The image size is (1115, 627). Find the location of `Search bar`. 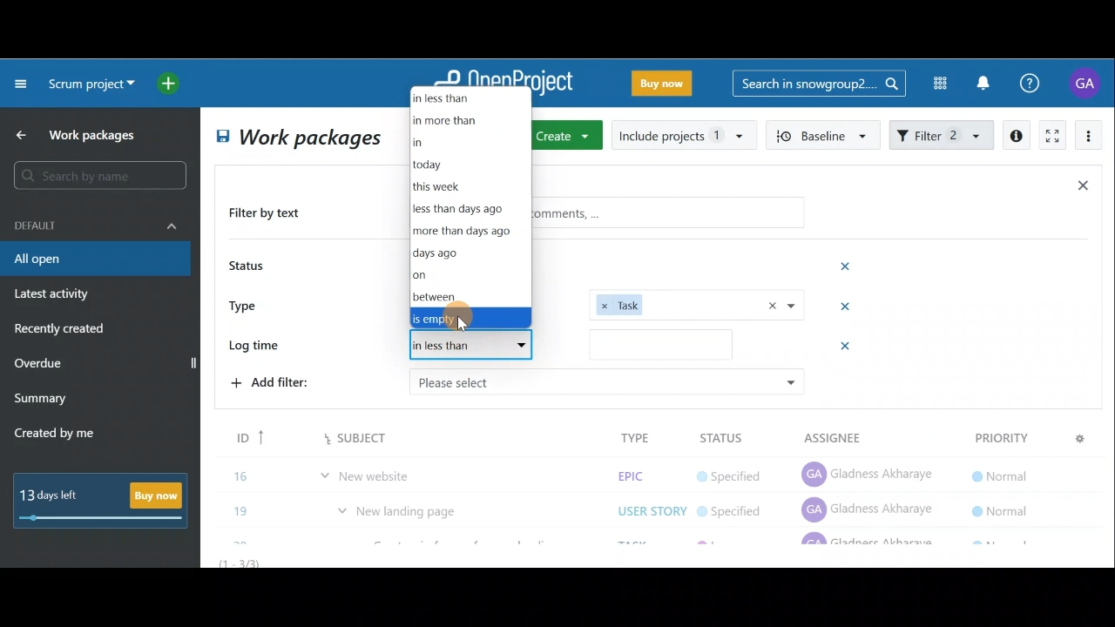

Search bar is located at coordinates (819, 82).